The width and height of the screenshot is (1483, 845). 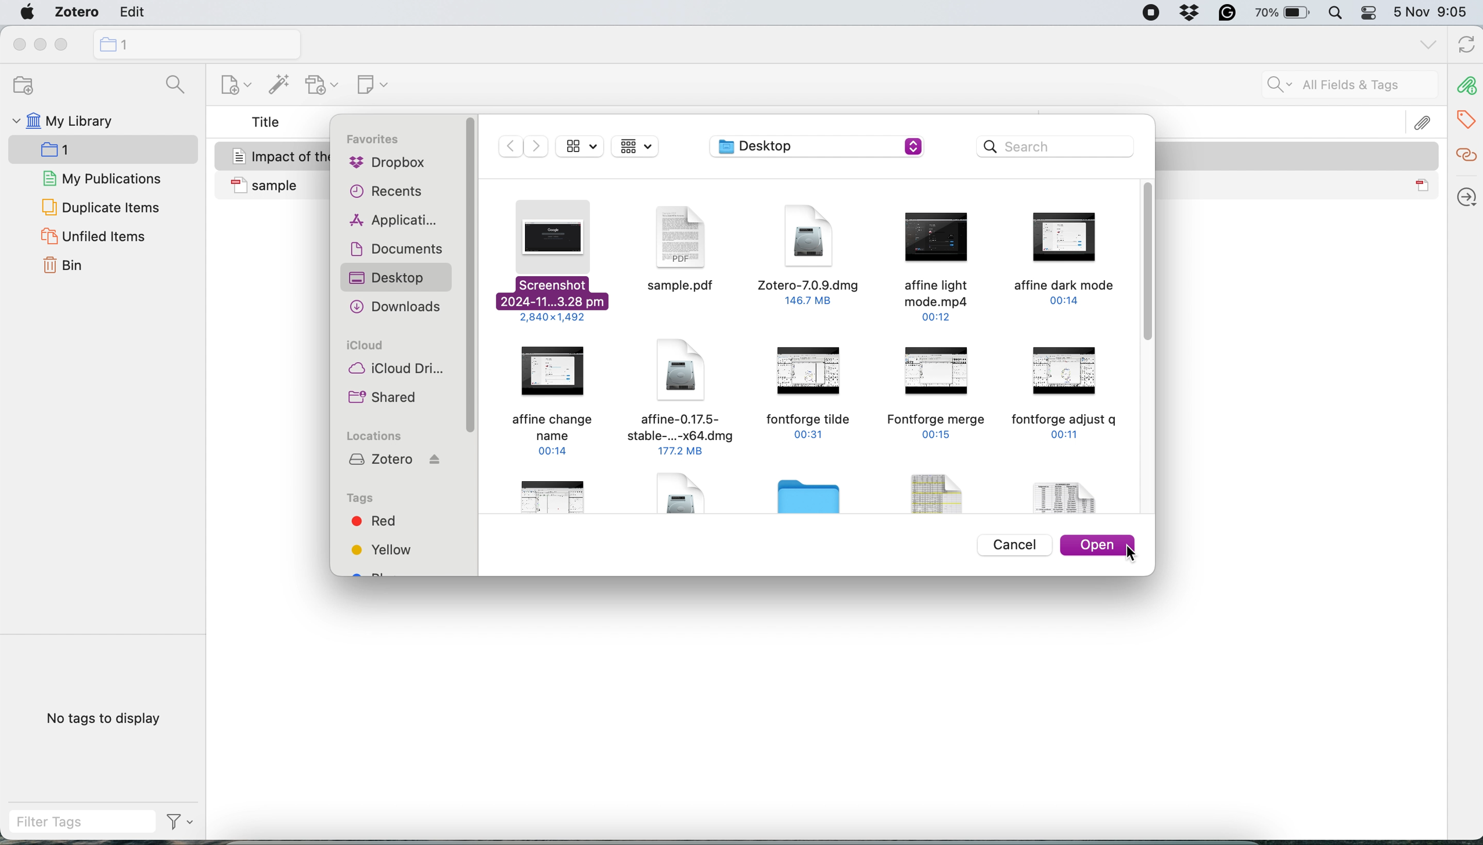 I want to click on Affine-0.17.5.dmg, so click(x=680, y=399).